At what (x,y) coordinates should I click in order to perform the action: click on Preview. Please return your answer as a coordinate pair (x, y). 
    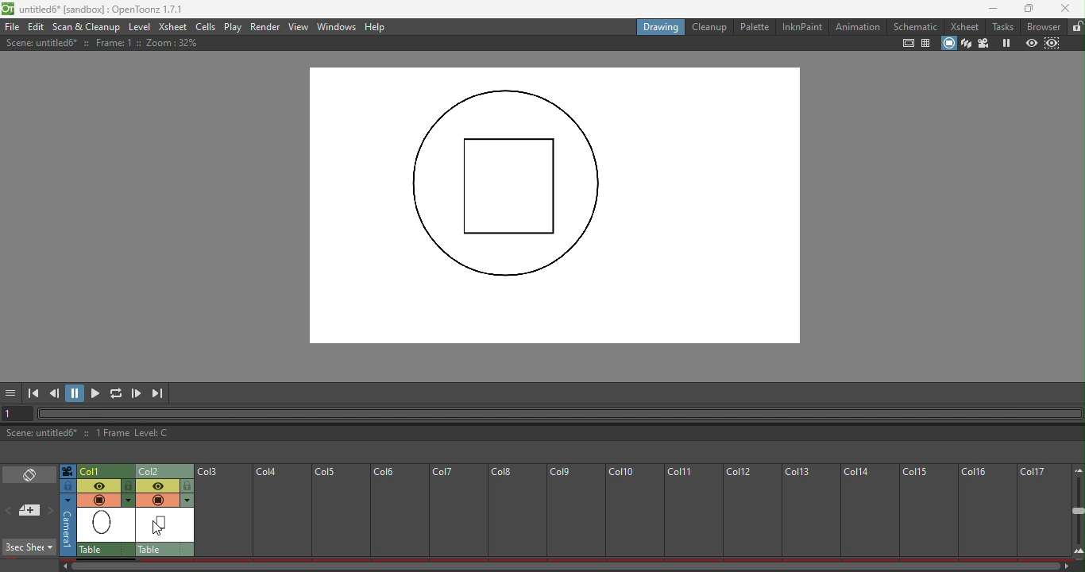
    Looking at the image, I should click on (1031, 44).